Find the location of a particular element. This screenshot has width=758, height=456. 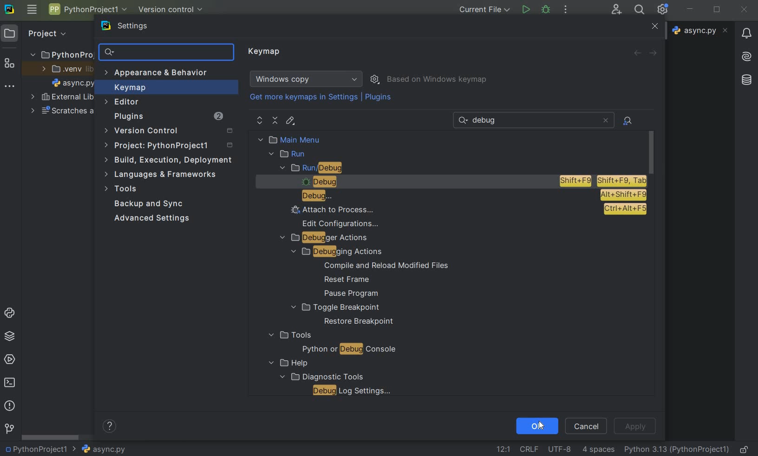

version control is located at coordinates (9, 429).